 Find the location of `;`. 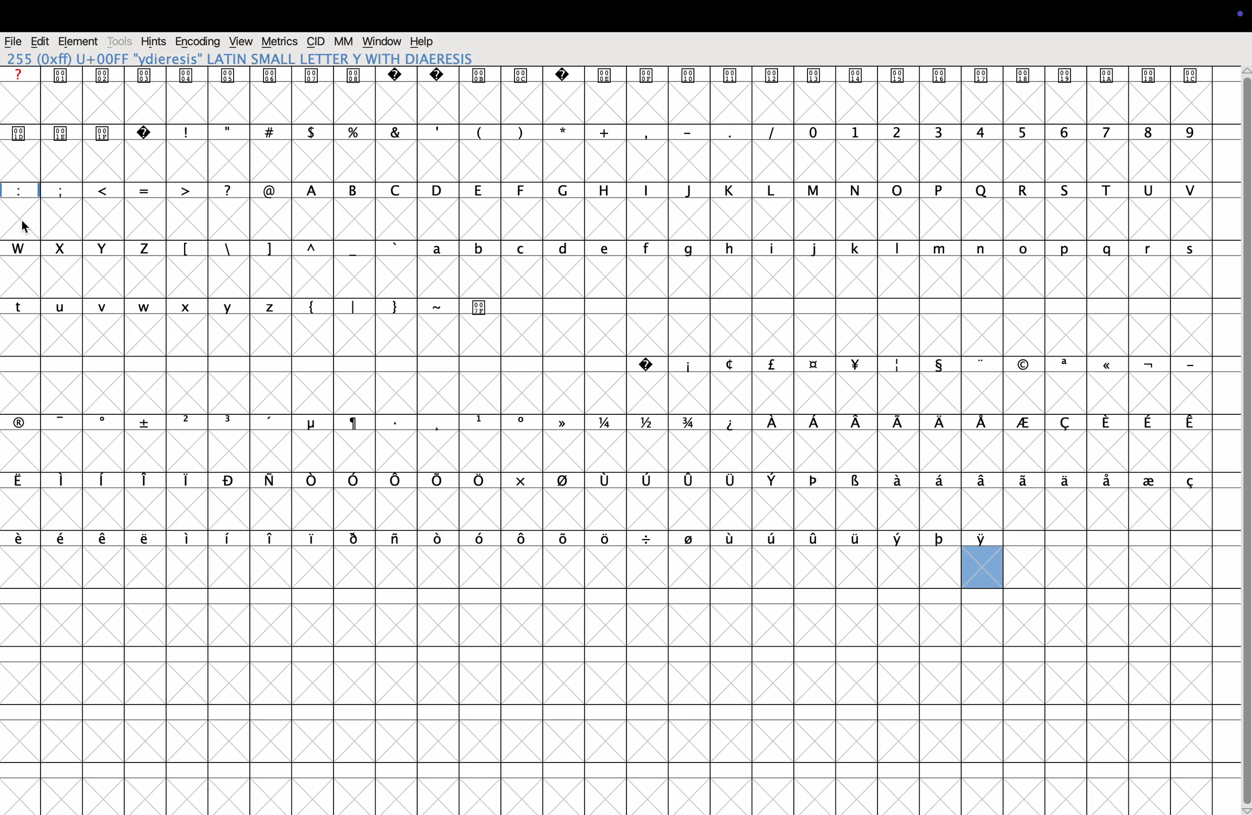

; is located at coordinates (63, 210).